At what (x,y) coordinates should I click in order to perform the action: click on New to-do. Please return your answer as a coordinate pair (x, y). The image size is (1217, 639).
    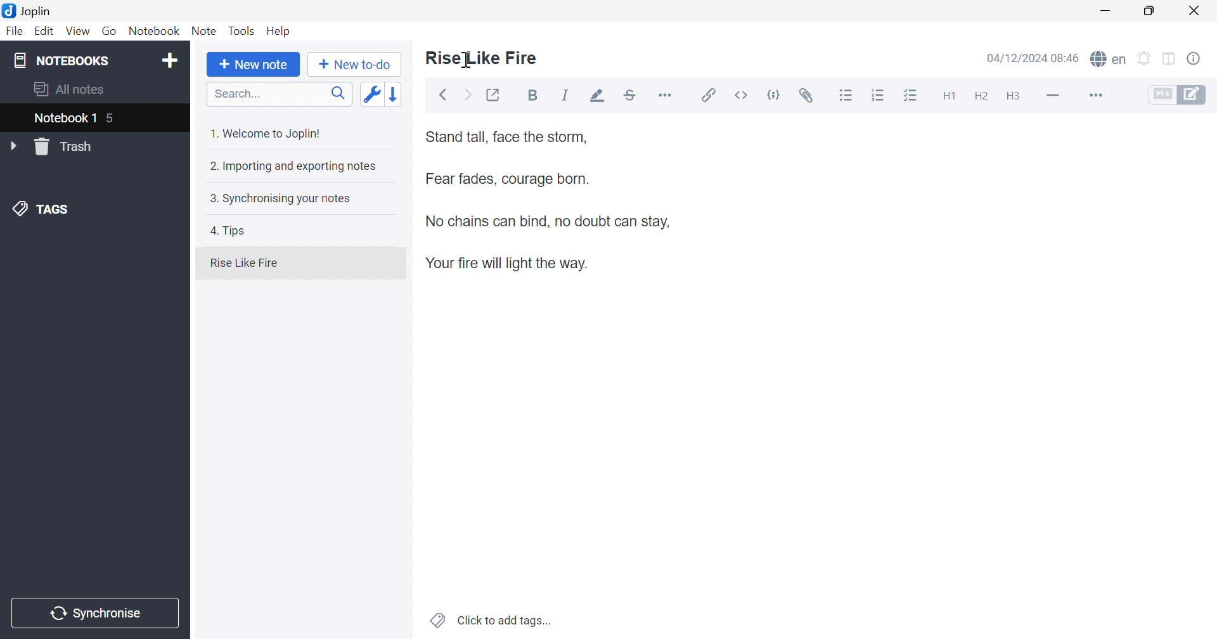
    Looking at the image, I should click on (355, 65).